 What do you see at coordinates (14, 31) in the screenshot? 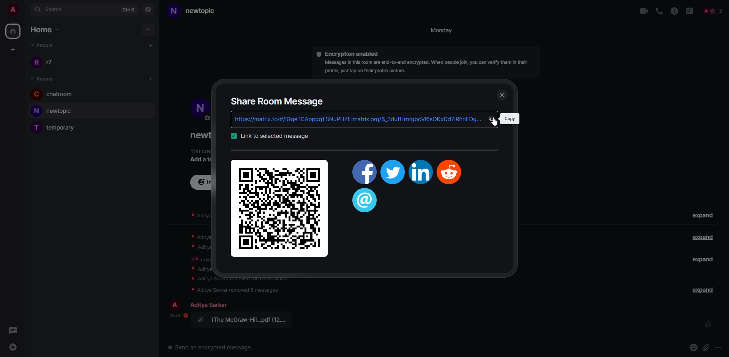
I see `home` at bounding box center [14, 31].